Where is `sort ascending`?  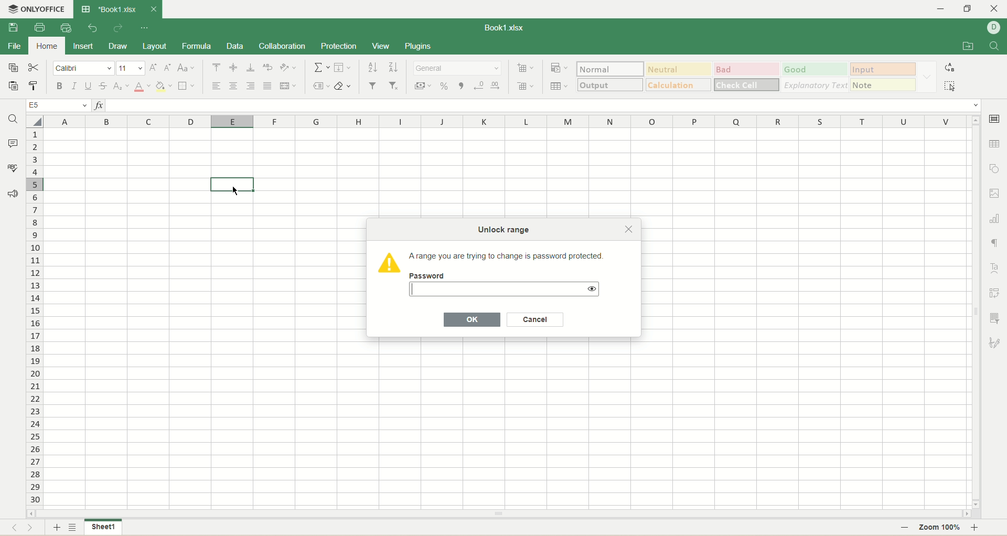
sort ascending is located at coordinates (373, 68).